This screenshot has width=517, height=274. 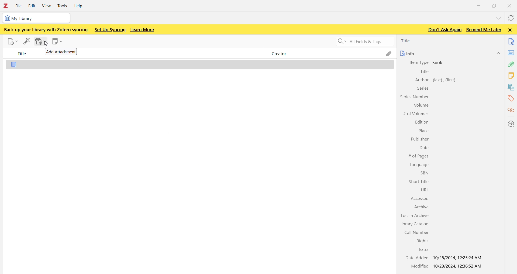 What do you see at coordinates (416, 41) in the screenshot?
I see `title` at bounding box center [416, 41].